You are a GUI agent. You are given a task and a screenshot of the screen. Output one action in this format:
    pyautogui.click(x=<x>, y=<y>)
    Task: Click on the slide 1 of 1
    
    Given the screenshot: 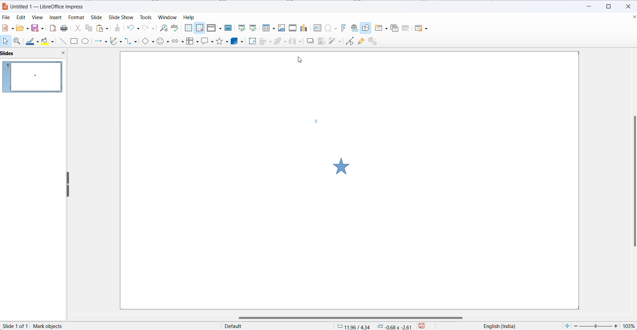 What is the action you would take?
    pyautogui.click(x=16, y=326)
    